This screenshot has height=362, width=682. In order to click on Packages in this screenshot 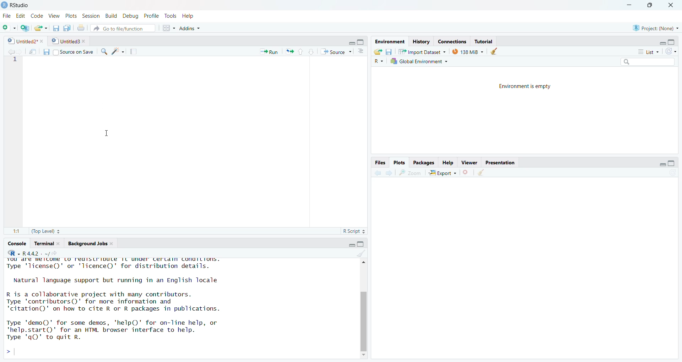, I will do `click(421, 162)`.